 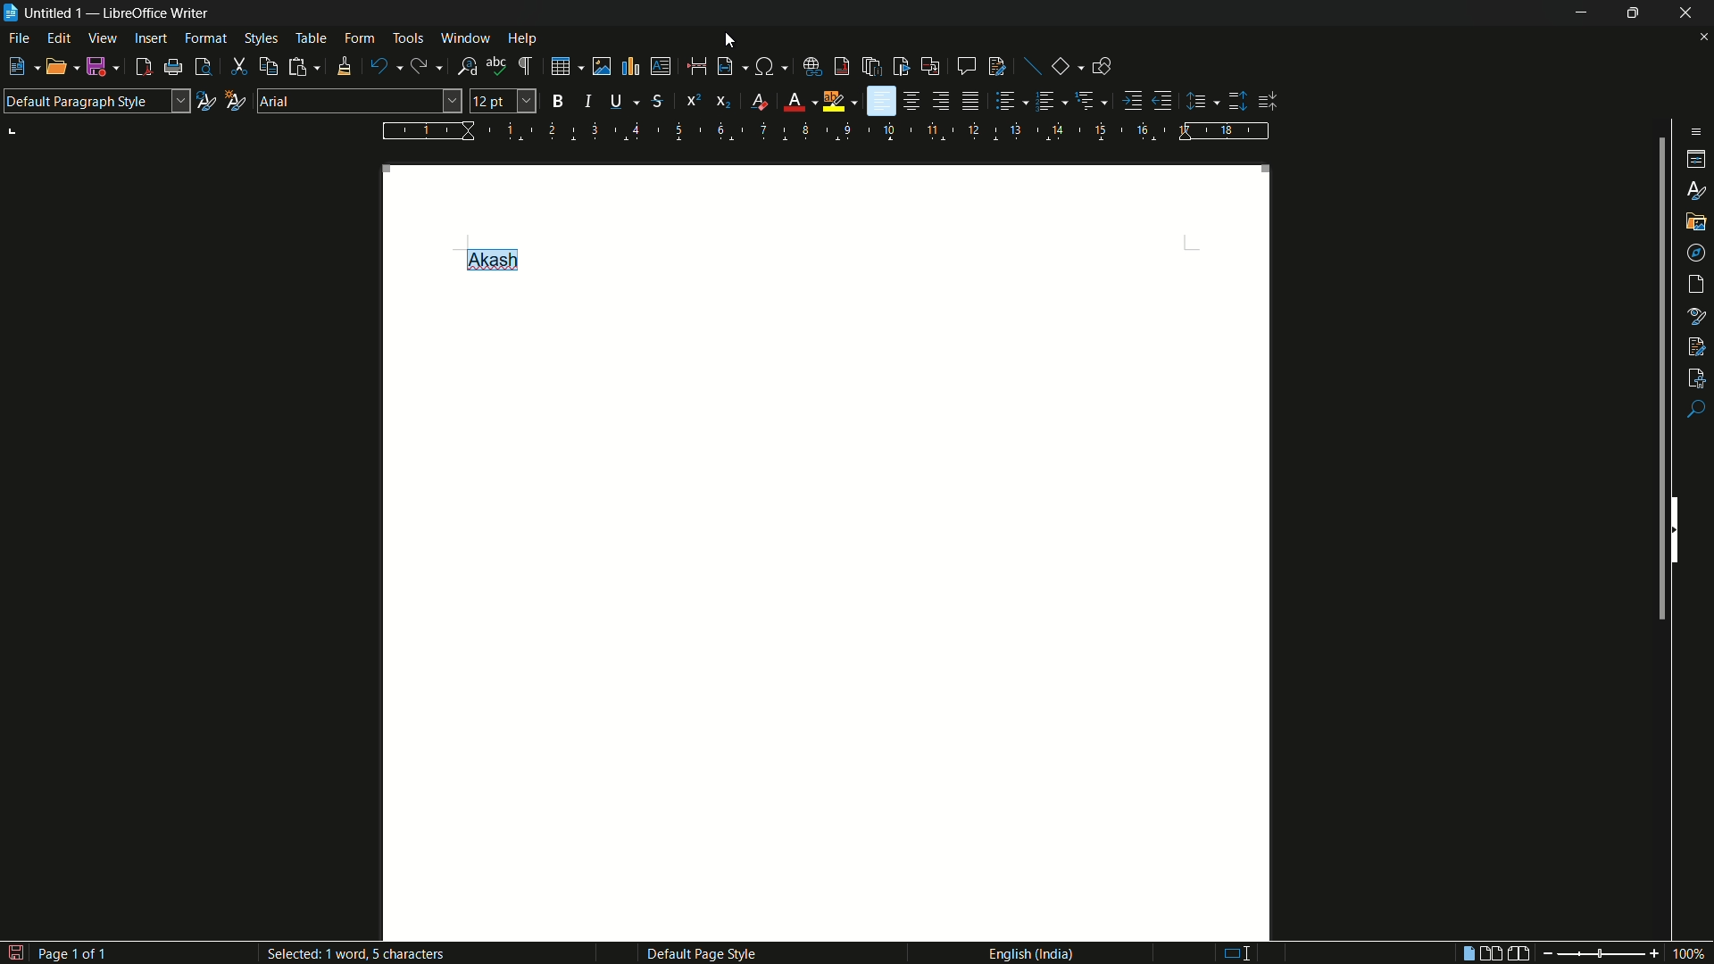 What do you see at coordinates (695, 66) in the screenshot?
I see `page break` at bounding box center [695, 66].